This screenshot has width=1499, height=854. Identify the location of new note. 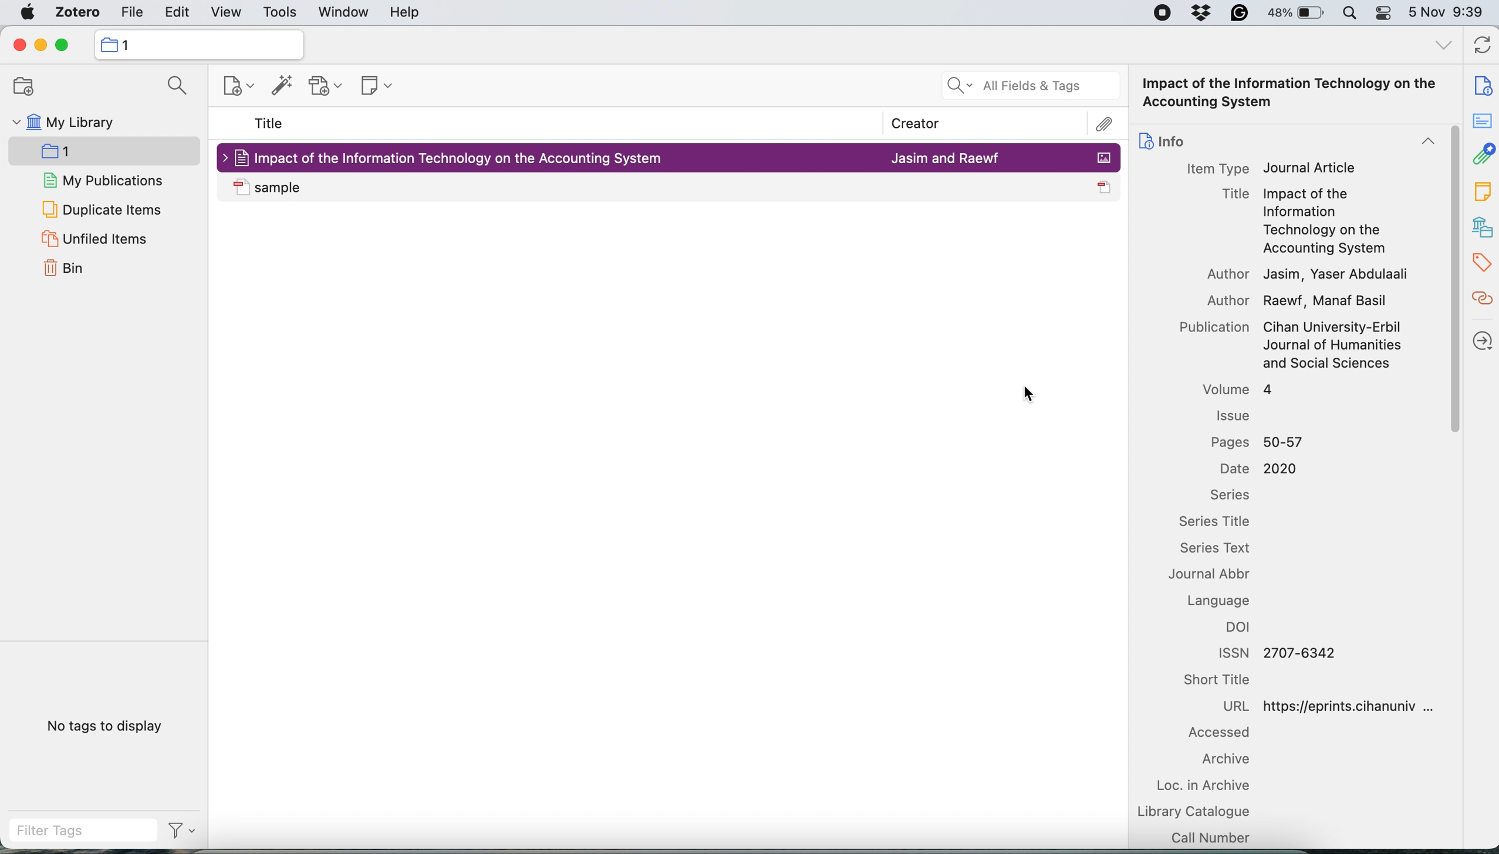
(378, 85).